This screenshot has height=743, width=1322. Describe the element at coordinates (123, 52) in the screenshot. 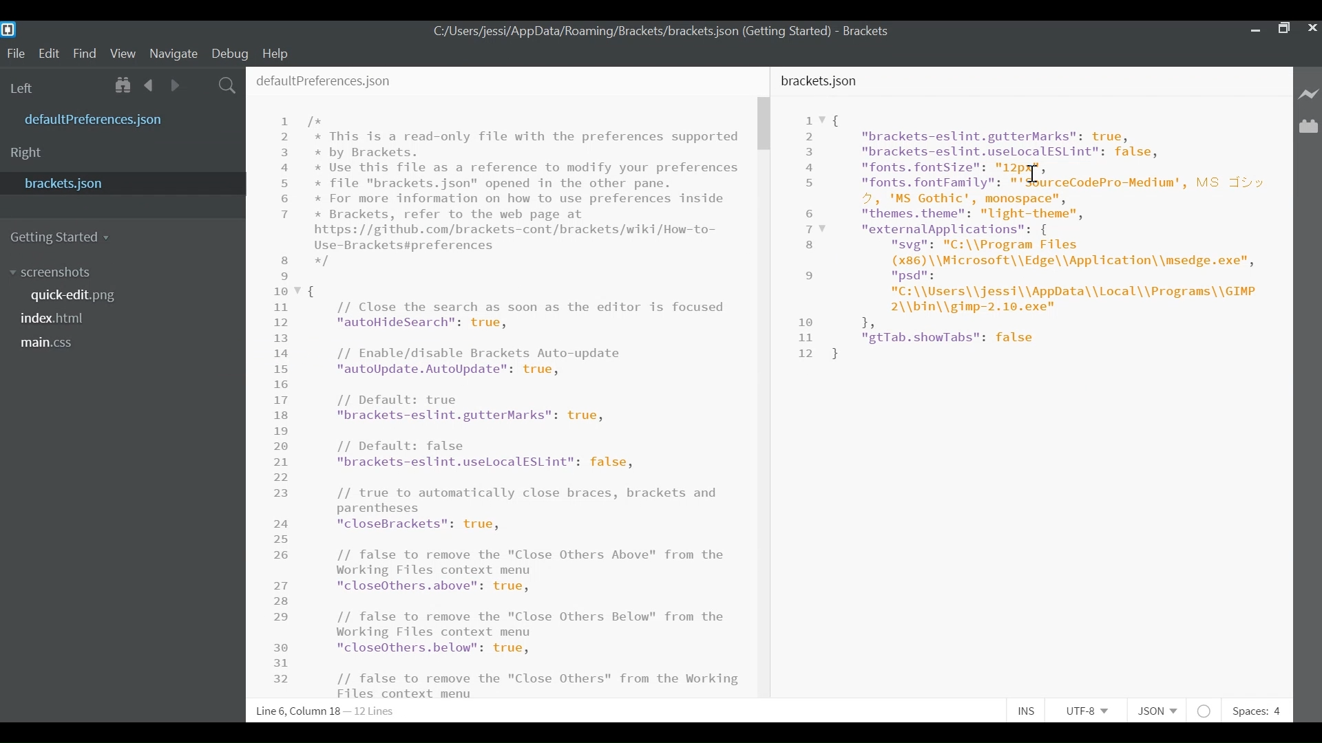

I see `View ` at that location.